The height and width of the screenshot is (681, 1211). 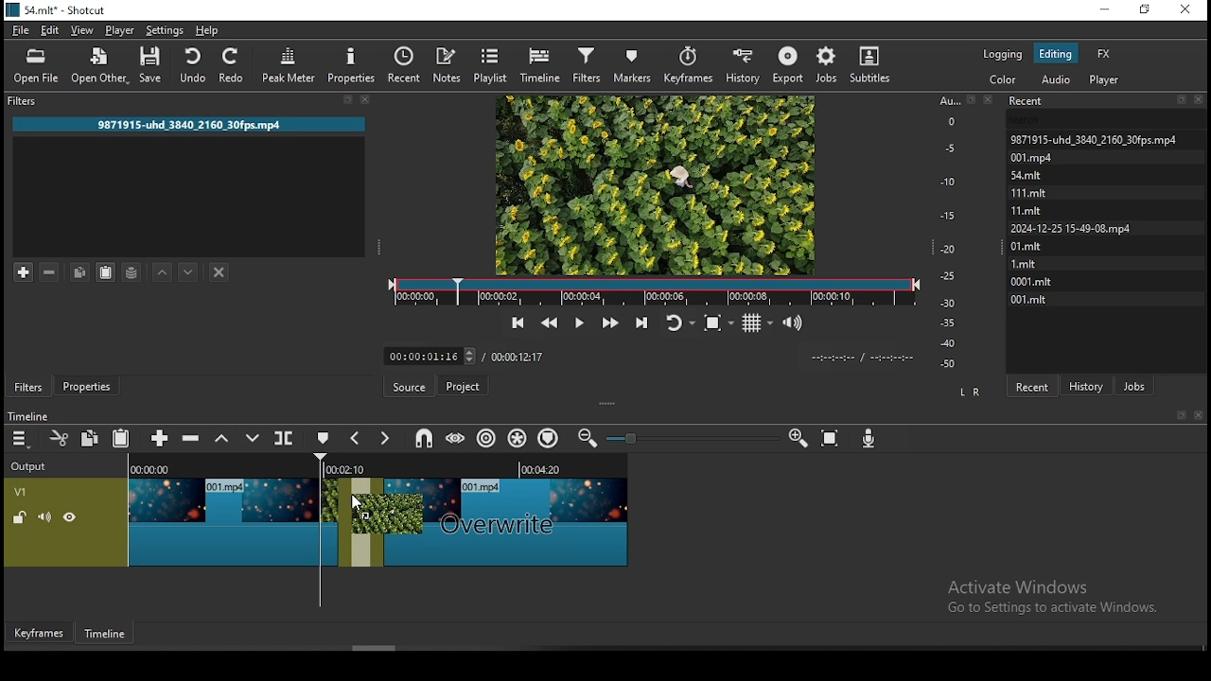 What do you see at coordinates (32, 466) in the screenshot?
I see `Output` at bounding box center [32, 466].